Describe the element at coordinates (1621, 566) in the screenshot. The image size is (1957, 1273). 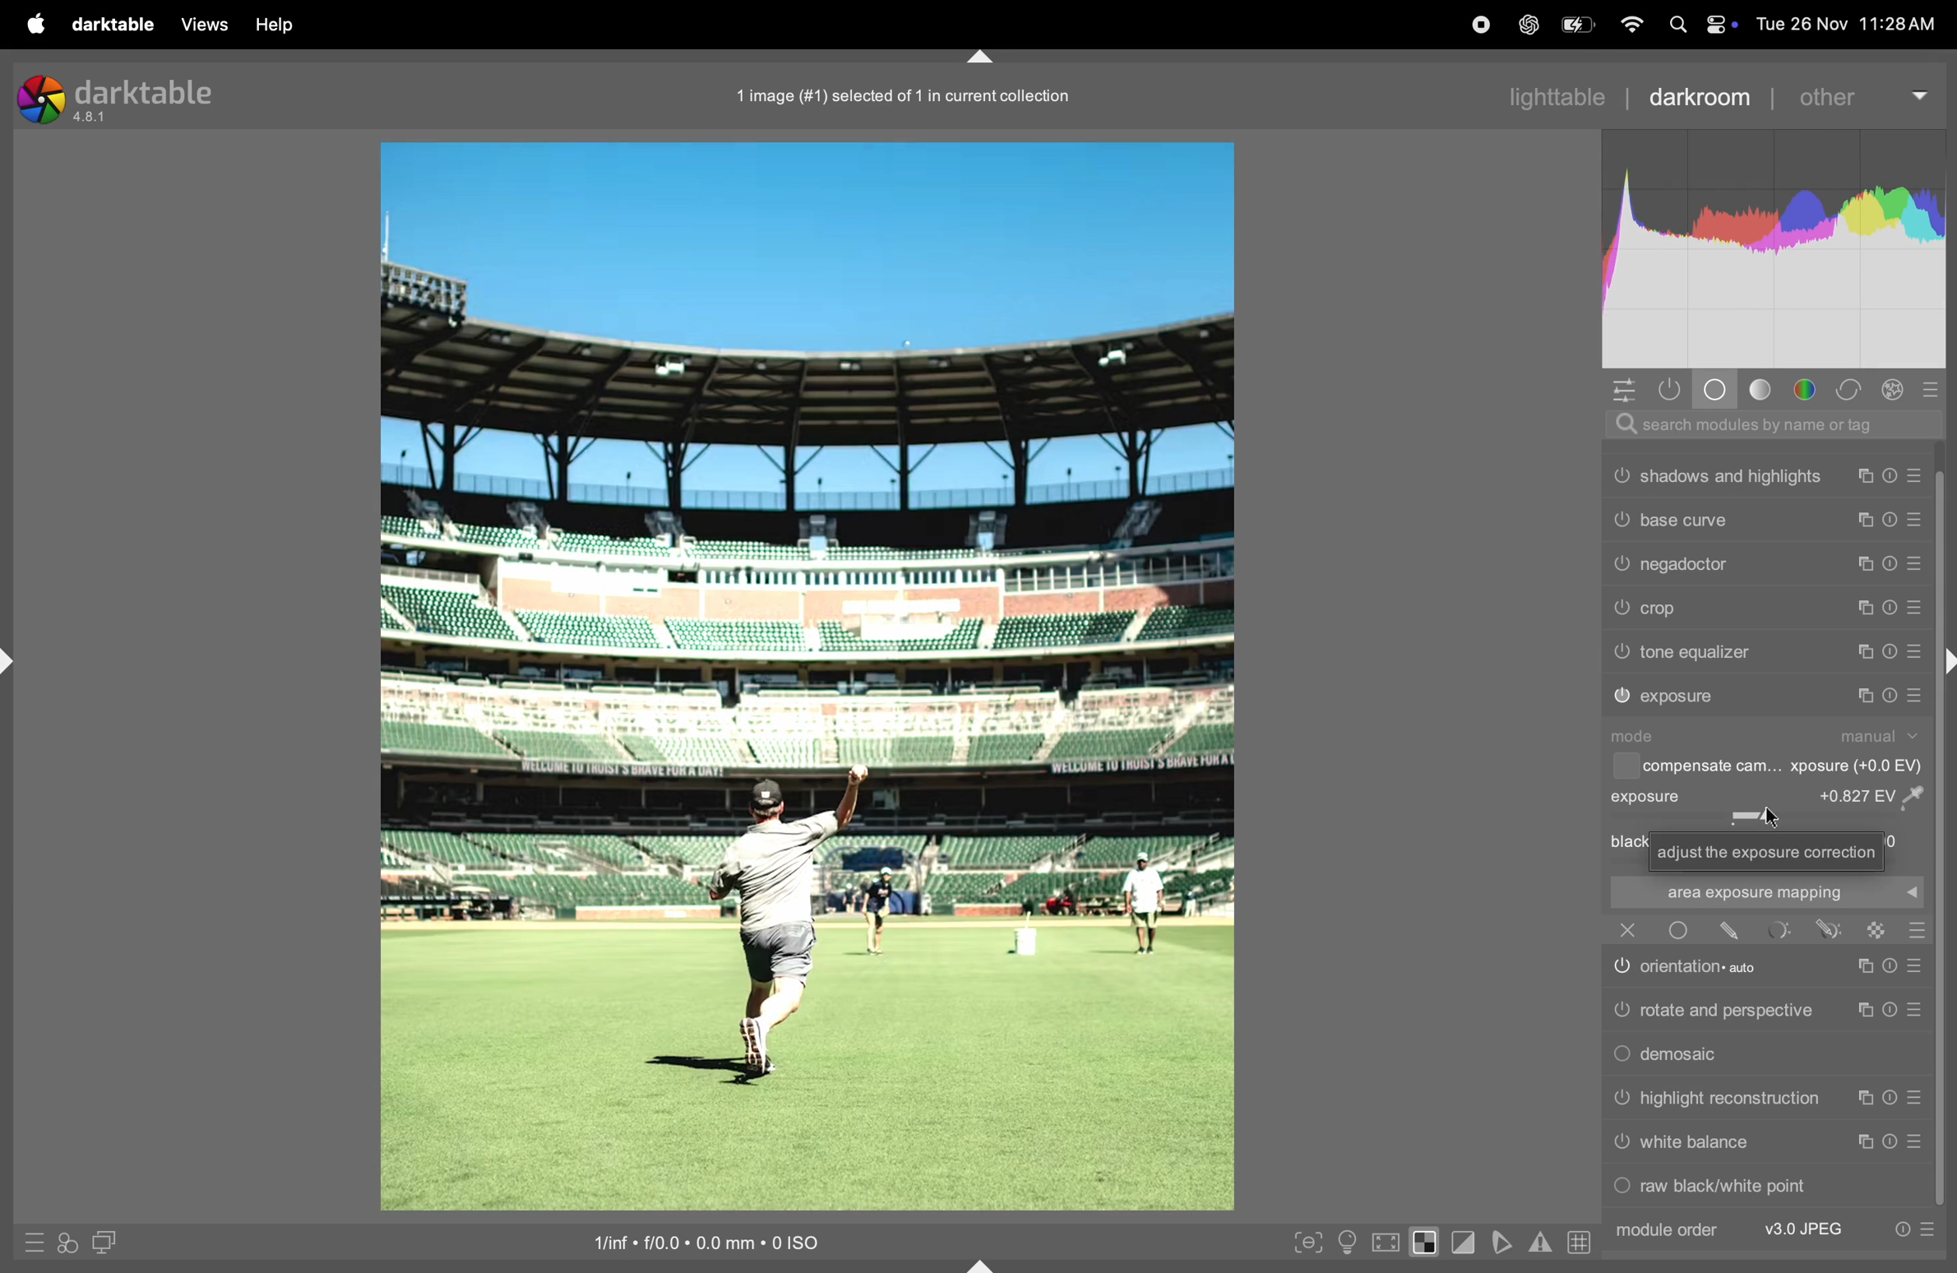
I see `Switch on or off` at that location.